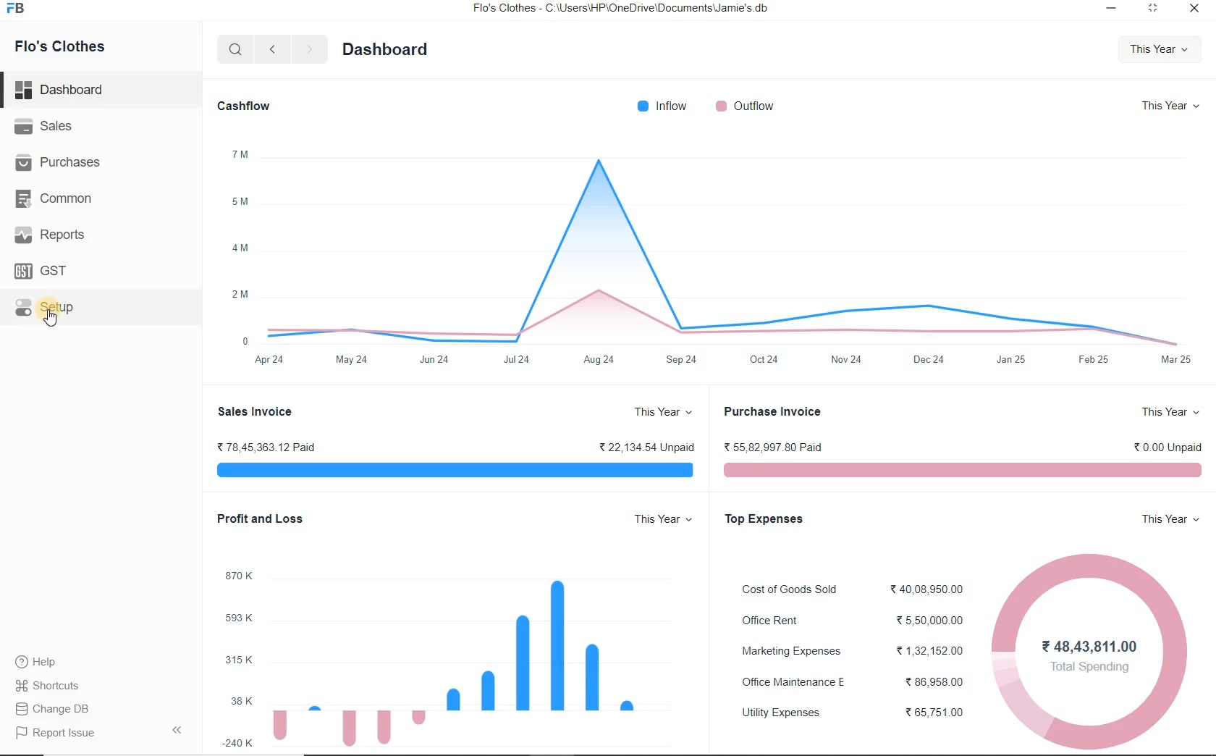 The image size is (1216, 756). Describe the element at coordinates (258, 518) in the screenshot. I see `Profit and Loss` at that location.